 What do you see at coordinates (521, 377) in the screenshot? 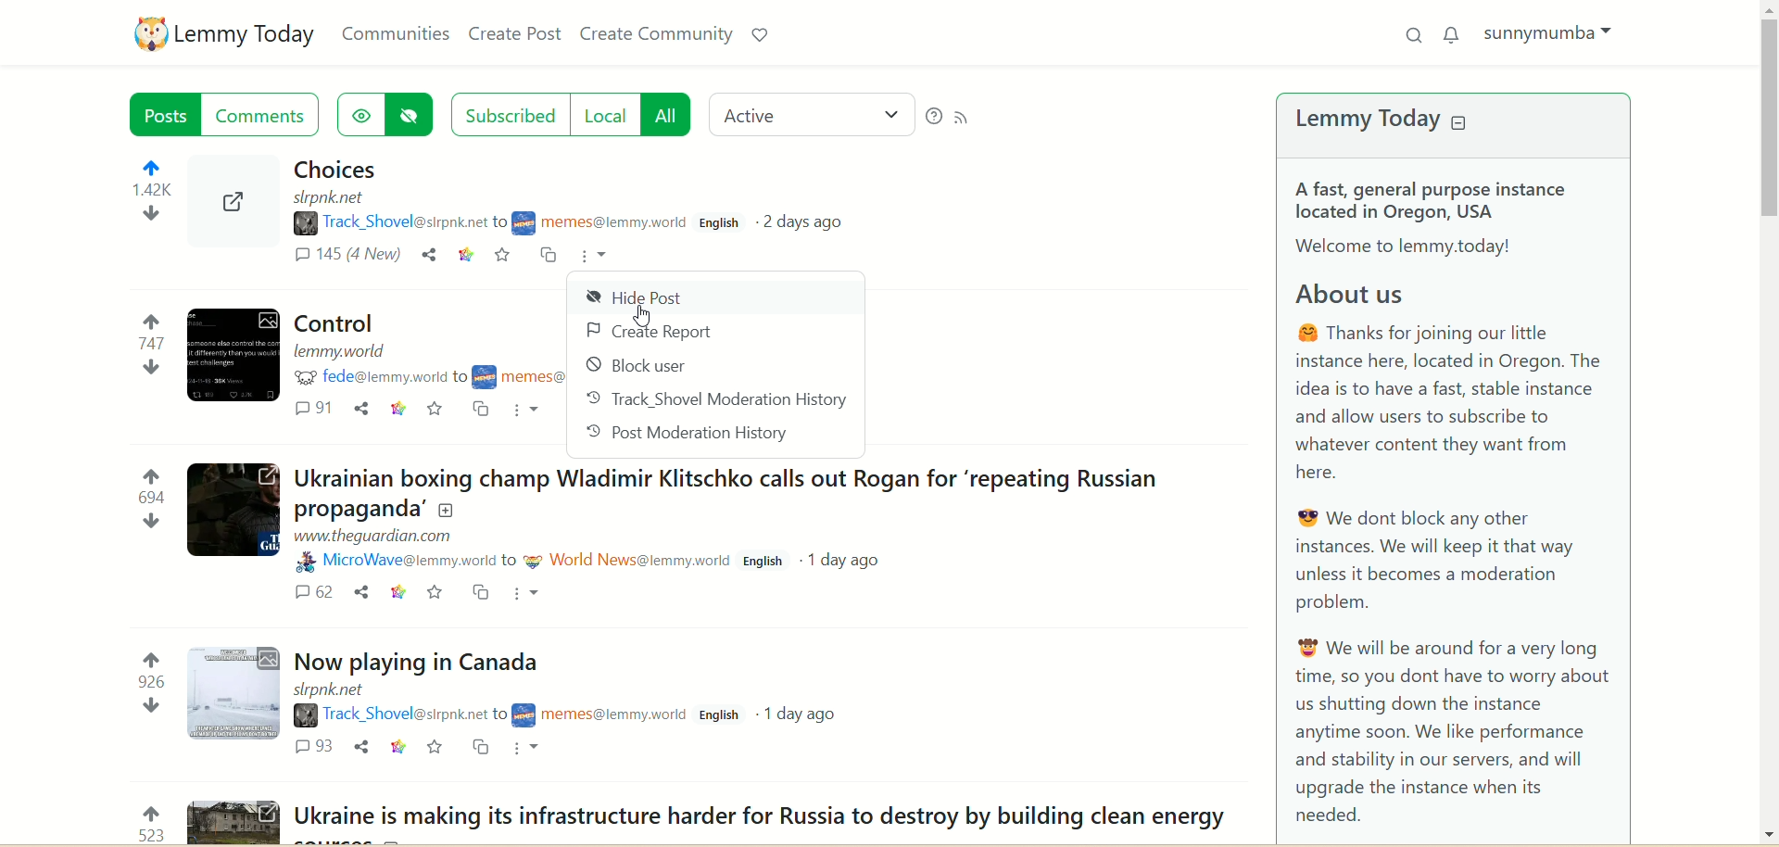
I see `community` at bounding box center [521, 377].